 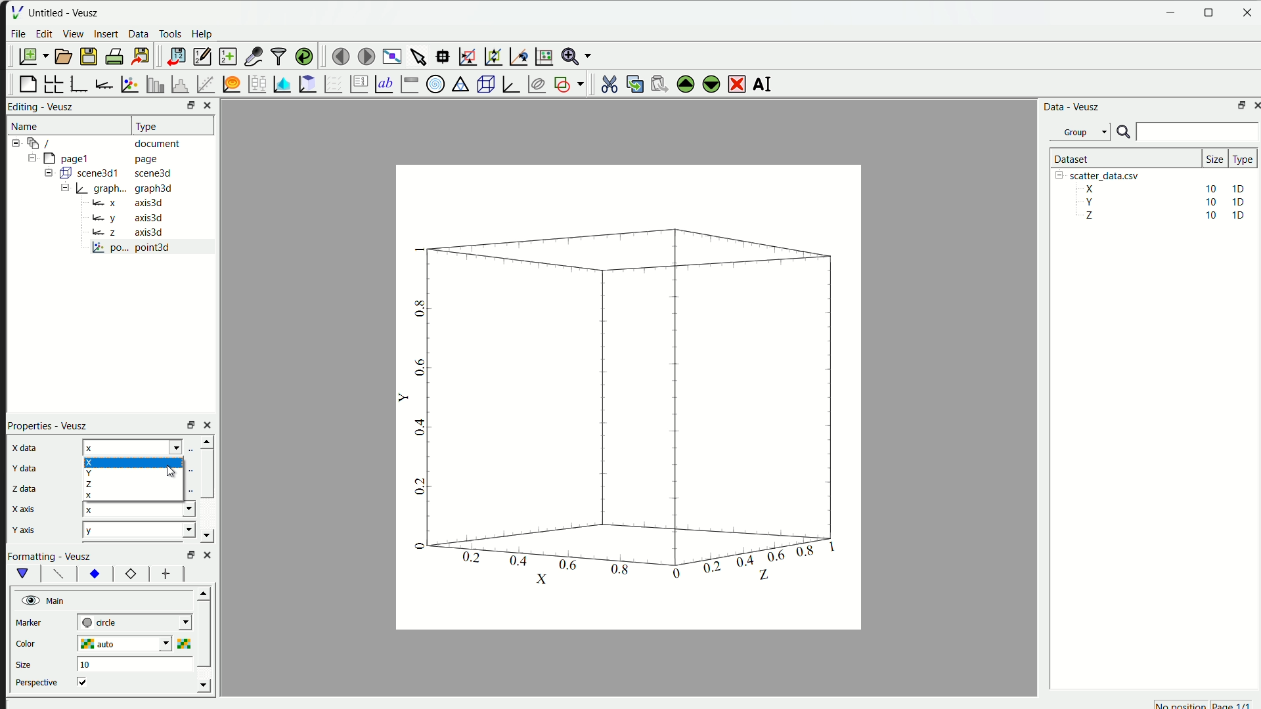 What do you see at coordinates (95, 574) in the screenshot?
I see `xy` at bounding box center [95, 574].